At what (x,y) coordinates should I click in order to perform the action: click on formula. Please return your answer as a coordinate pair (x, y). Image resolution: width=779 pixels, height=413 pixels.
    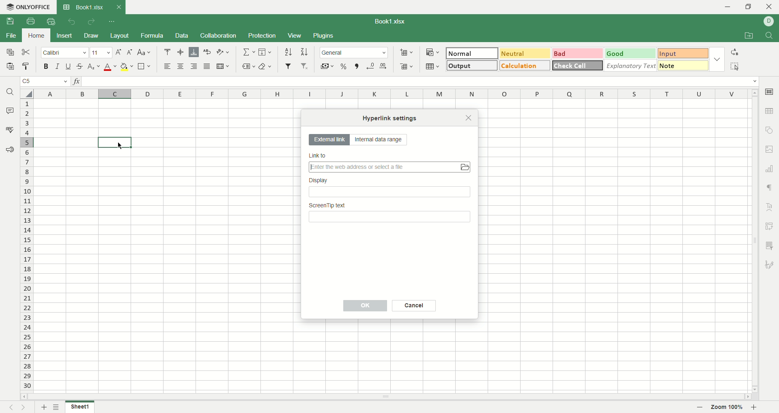
    Looking at the image, I should click on (154, 36).